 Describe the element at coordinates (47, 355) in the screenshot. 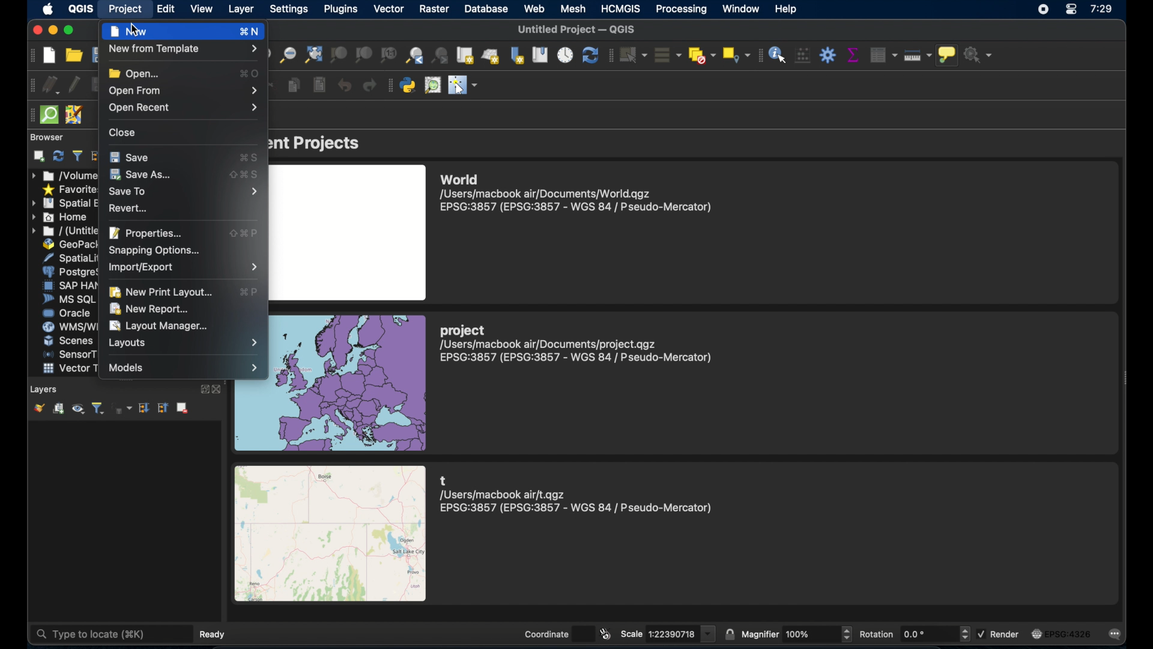

I see `icon` at that location.